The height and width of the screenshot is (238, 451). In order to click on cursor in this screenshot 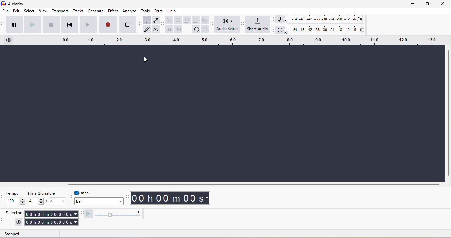, I will do `click(145, 59)`.